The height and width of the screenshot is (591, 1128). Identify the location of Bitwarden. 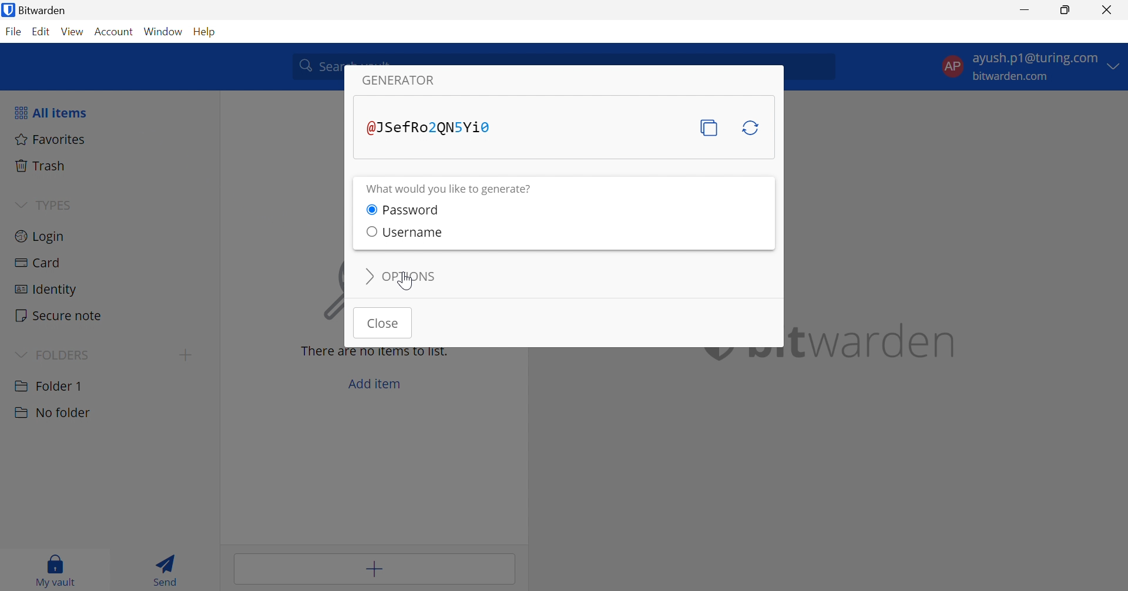
(37, 10).